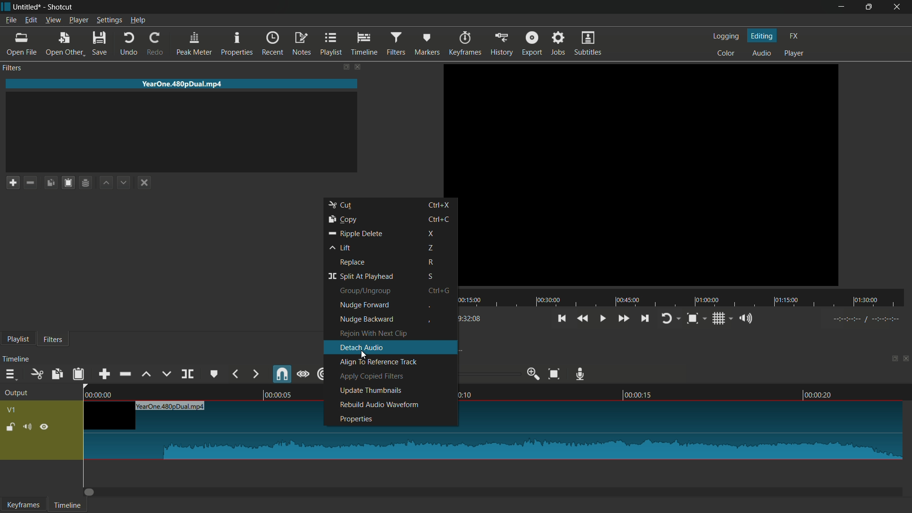  I want to click on move filter up, so click(105, 183).